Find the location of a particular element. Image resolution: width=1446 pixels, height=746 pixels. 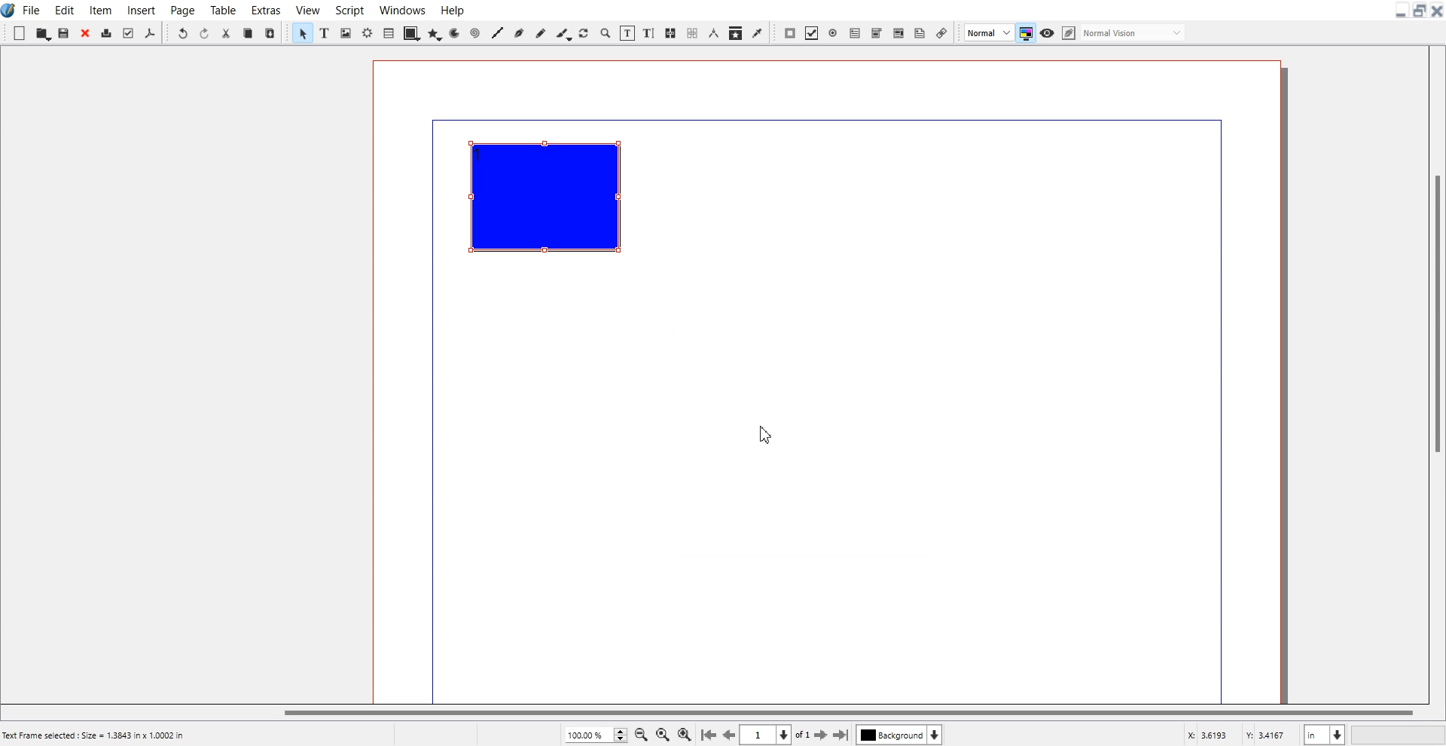

Save as PDF is located at coordinates (149, 32).